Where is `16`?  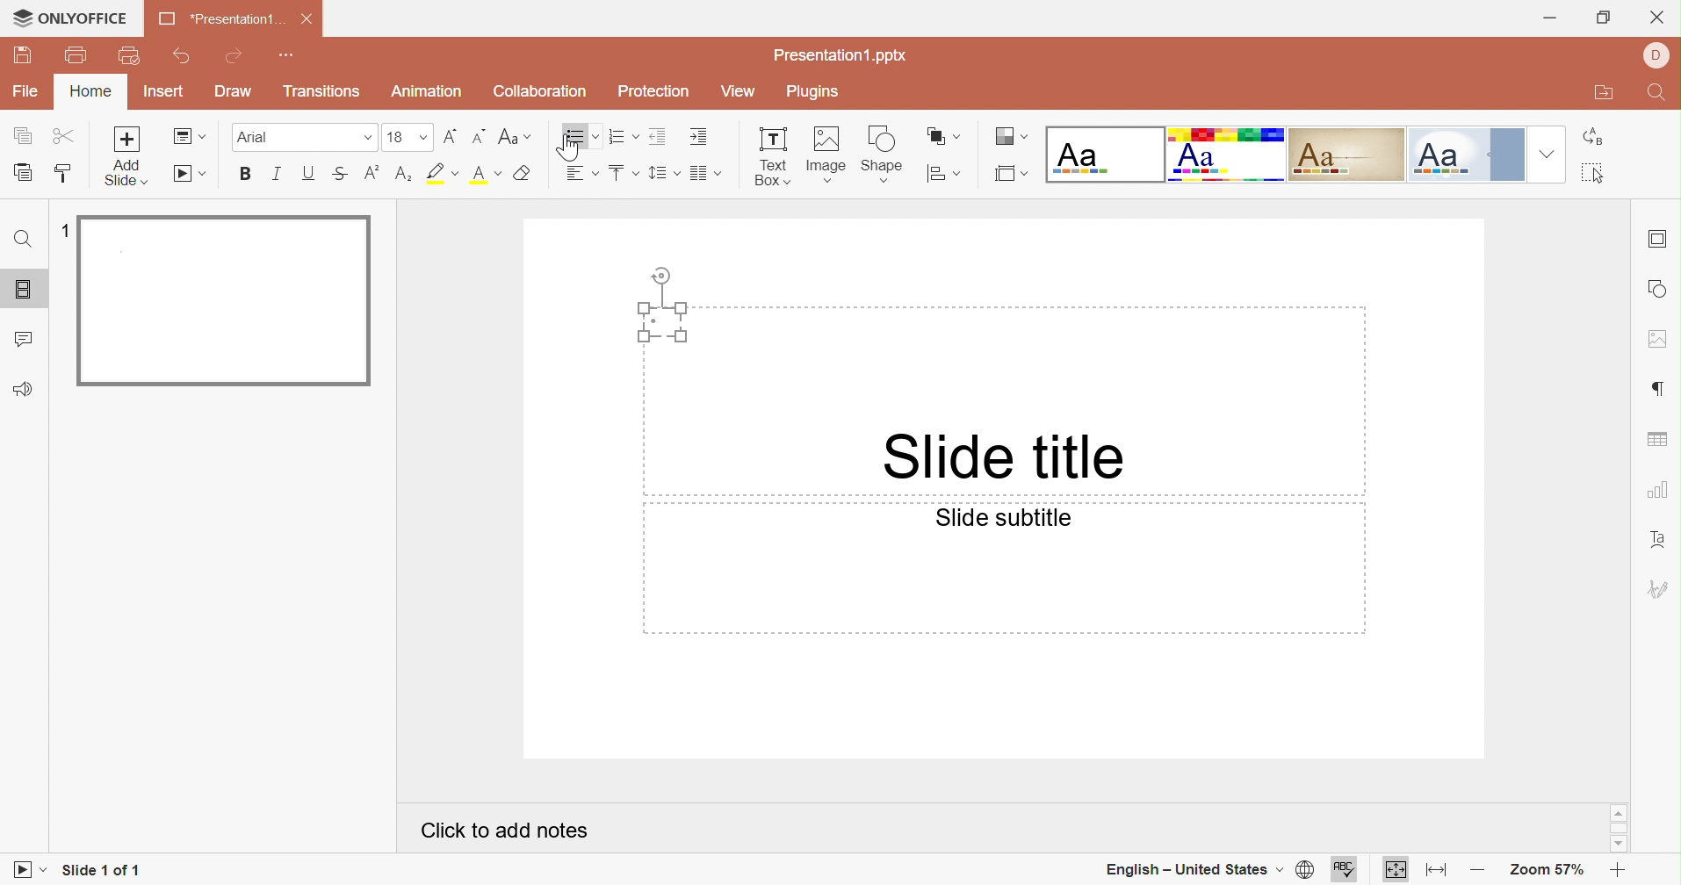 16 is located at coordinates (398, 137).